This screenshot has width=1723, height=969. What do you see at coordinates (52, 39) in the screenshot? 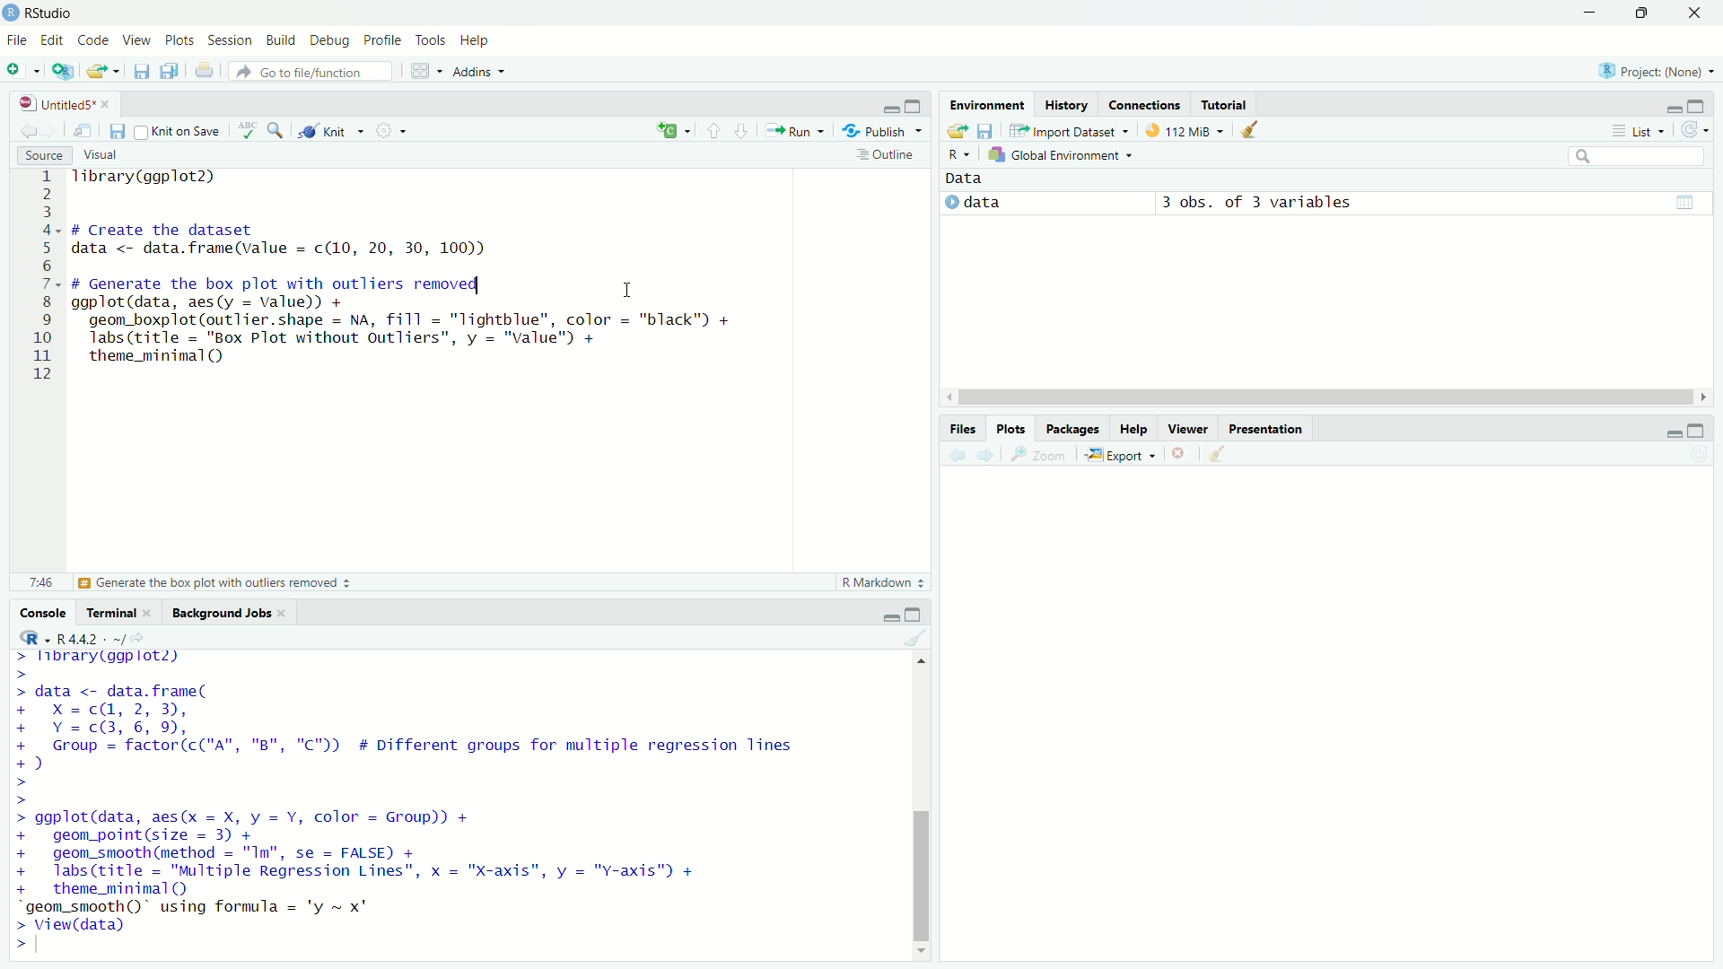
I see `Edit` at bounding box center [52, 39].